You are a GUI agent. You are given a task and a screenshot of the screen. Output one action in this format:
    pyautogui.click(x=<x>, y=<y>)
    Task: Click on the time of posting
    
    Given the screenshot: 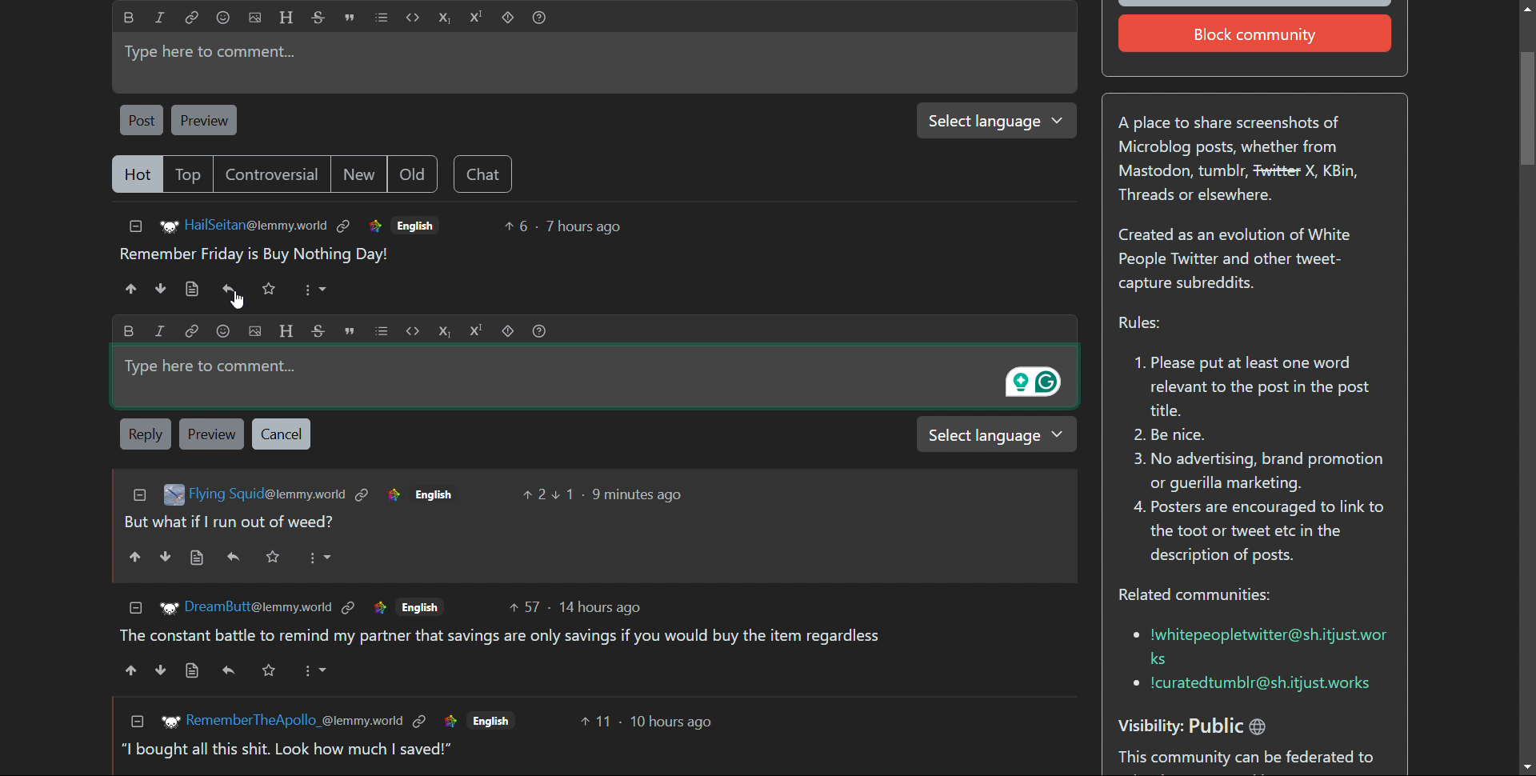 What is the action you would take?
    pyautogui.click(x=624, y=495)
    